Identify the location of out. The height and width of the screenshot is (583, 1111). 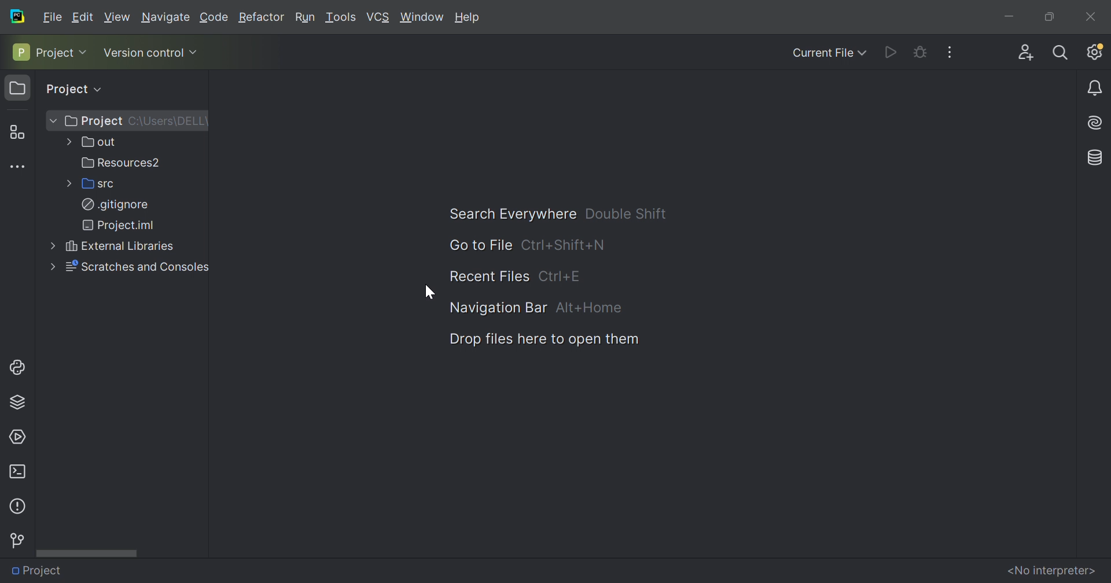
(95, 142).